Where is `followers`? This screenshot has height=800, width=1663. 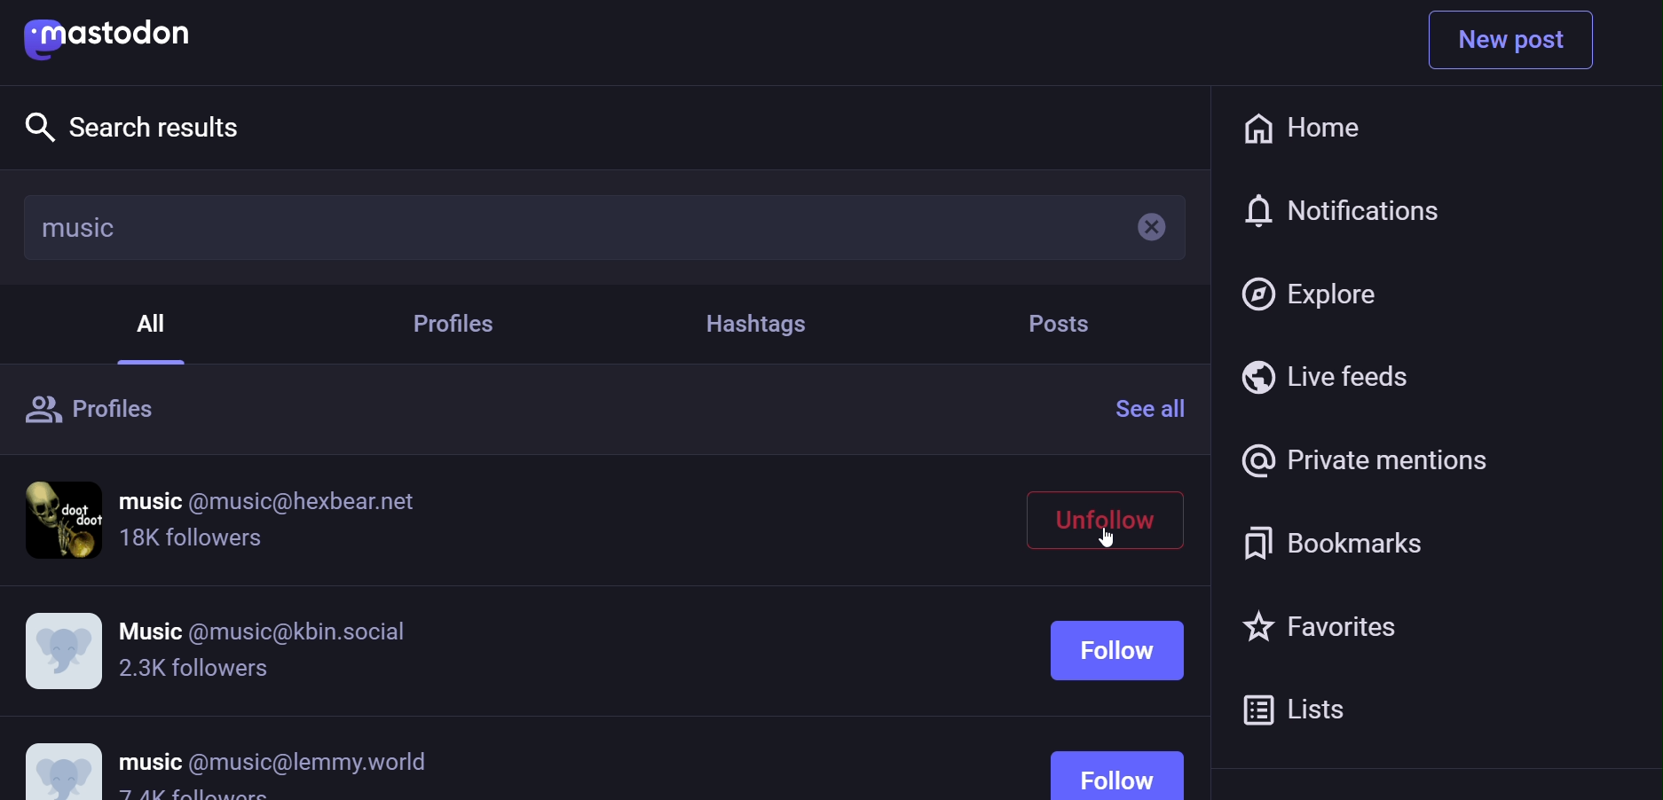 followers is located at coordinates (193, 543).